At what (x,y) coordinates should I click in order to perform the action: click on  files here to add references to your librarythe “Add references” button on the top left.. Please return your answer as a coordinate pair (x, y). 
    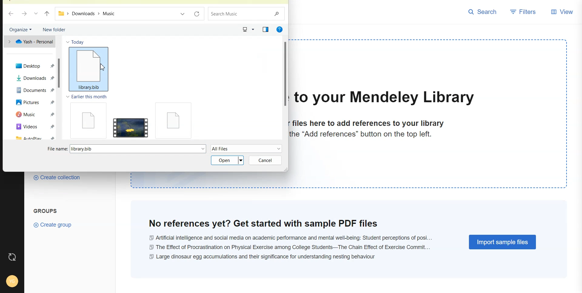
    Looking at the image, I should click on (369, 133).